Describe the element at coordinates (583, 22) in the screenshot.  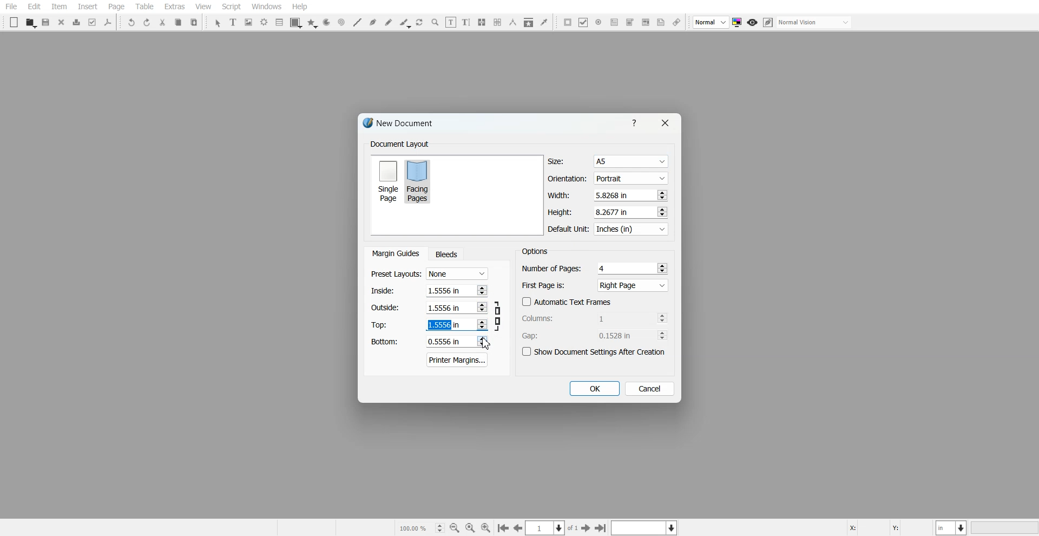
I see `PDF Check Box` at that location.